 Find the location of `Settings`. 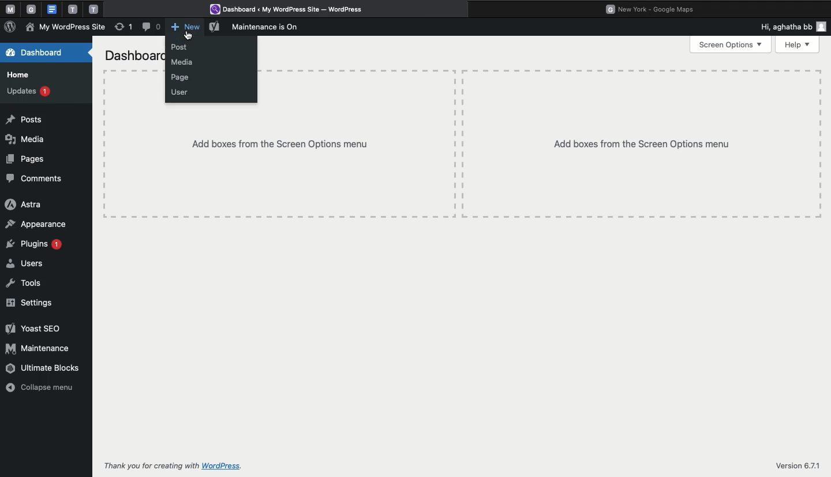

Settings is located at coordinates (33, 303).